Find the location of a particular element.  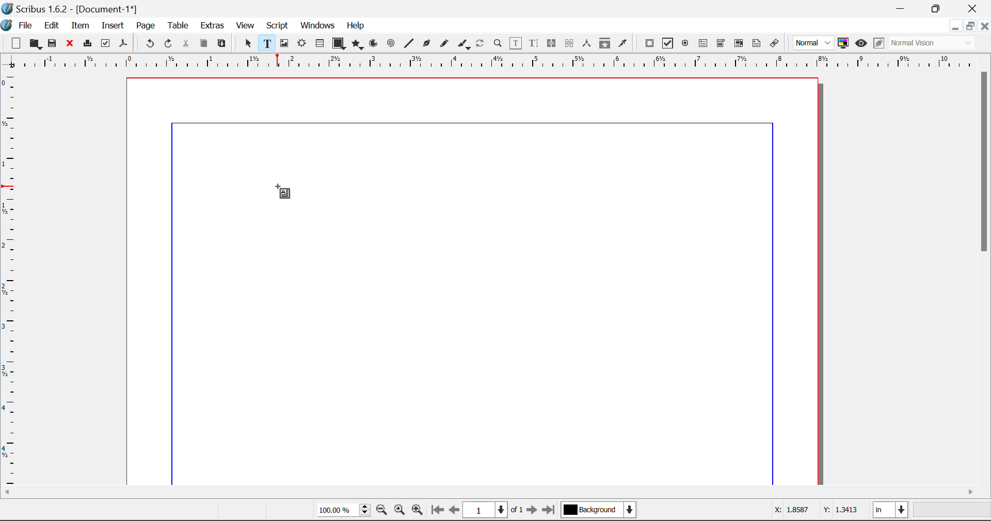

Cut is located at coordinates (187, 43).